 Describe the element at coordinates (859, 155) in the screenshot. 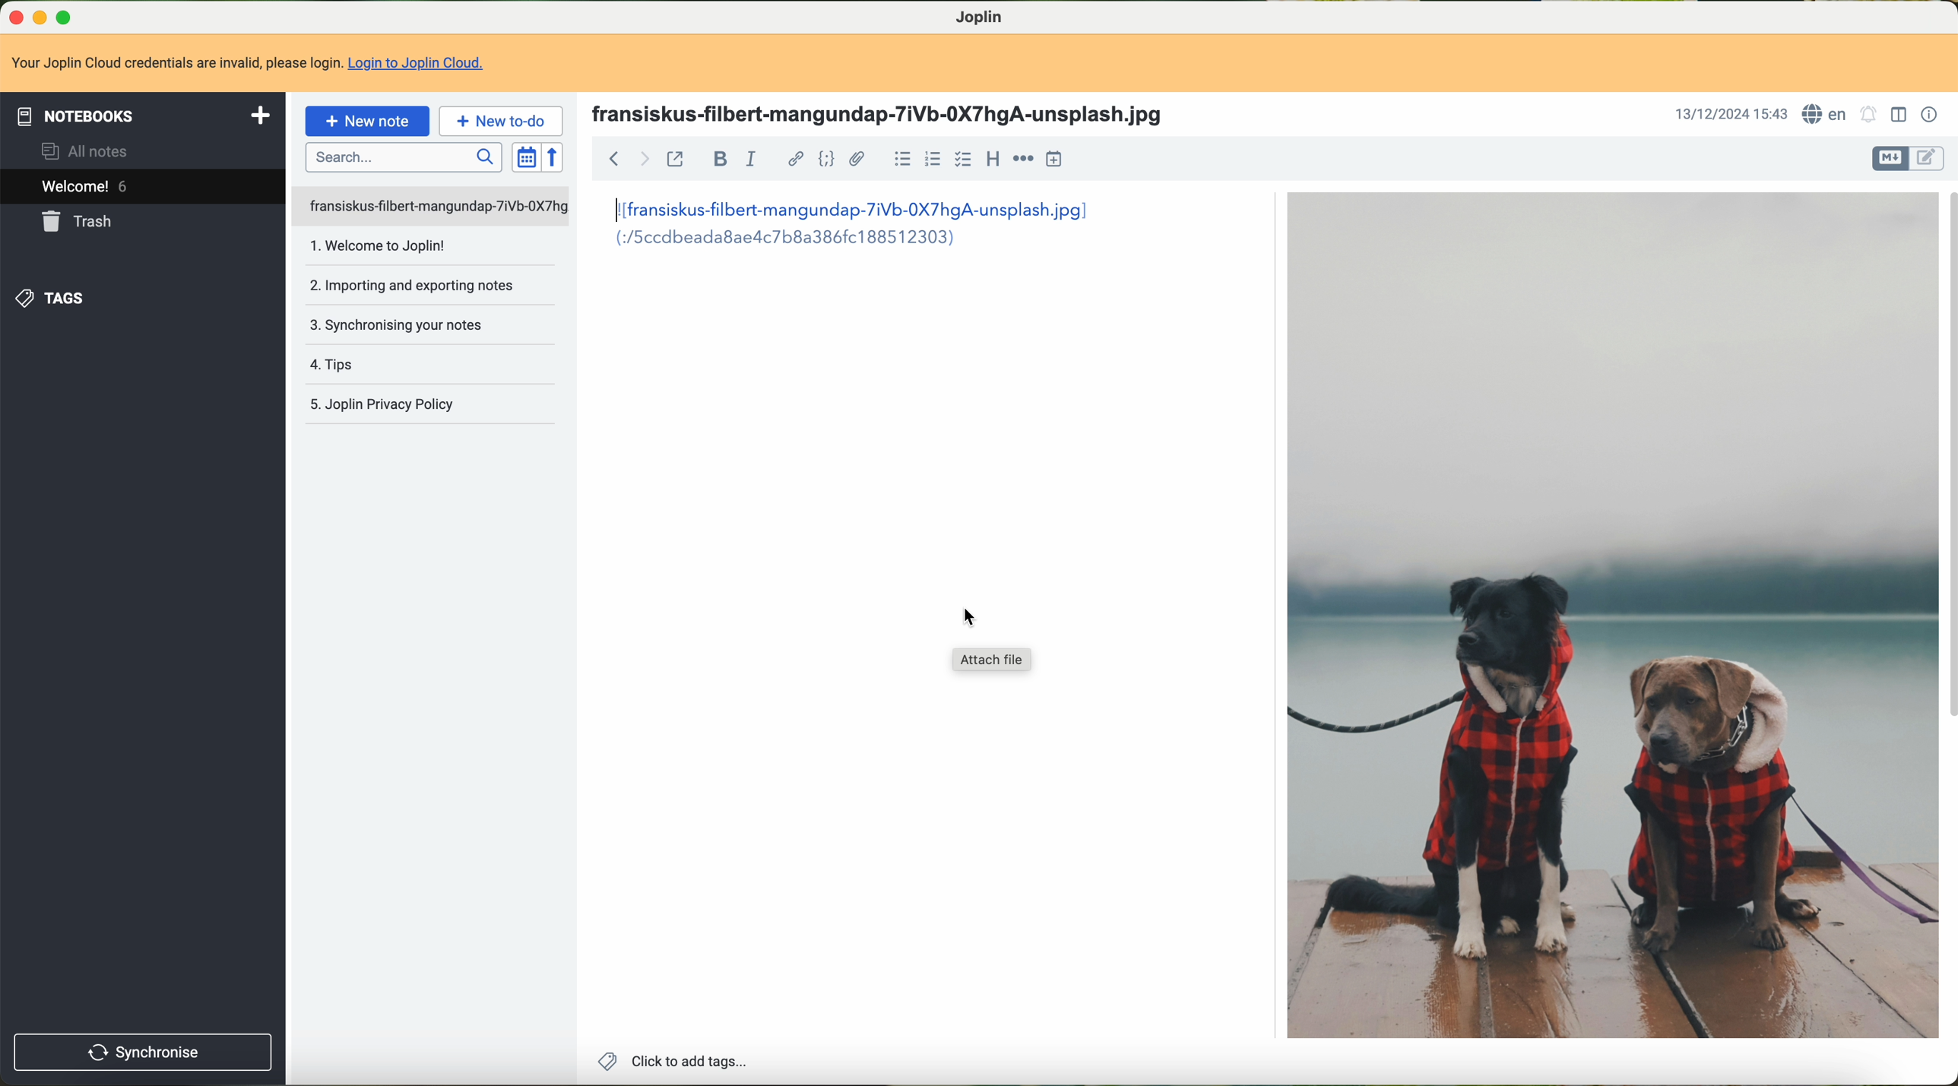

I see `attach file` at that location.